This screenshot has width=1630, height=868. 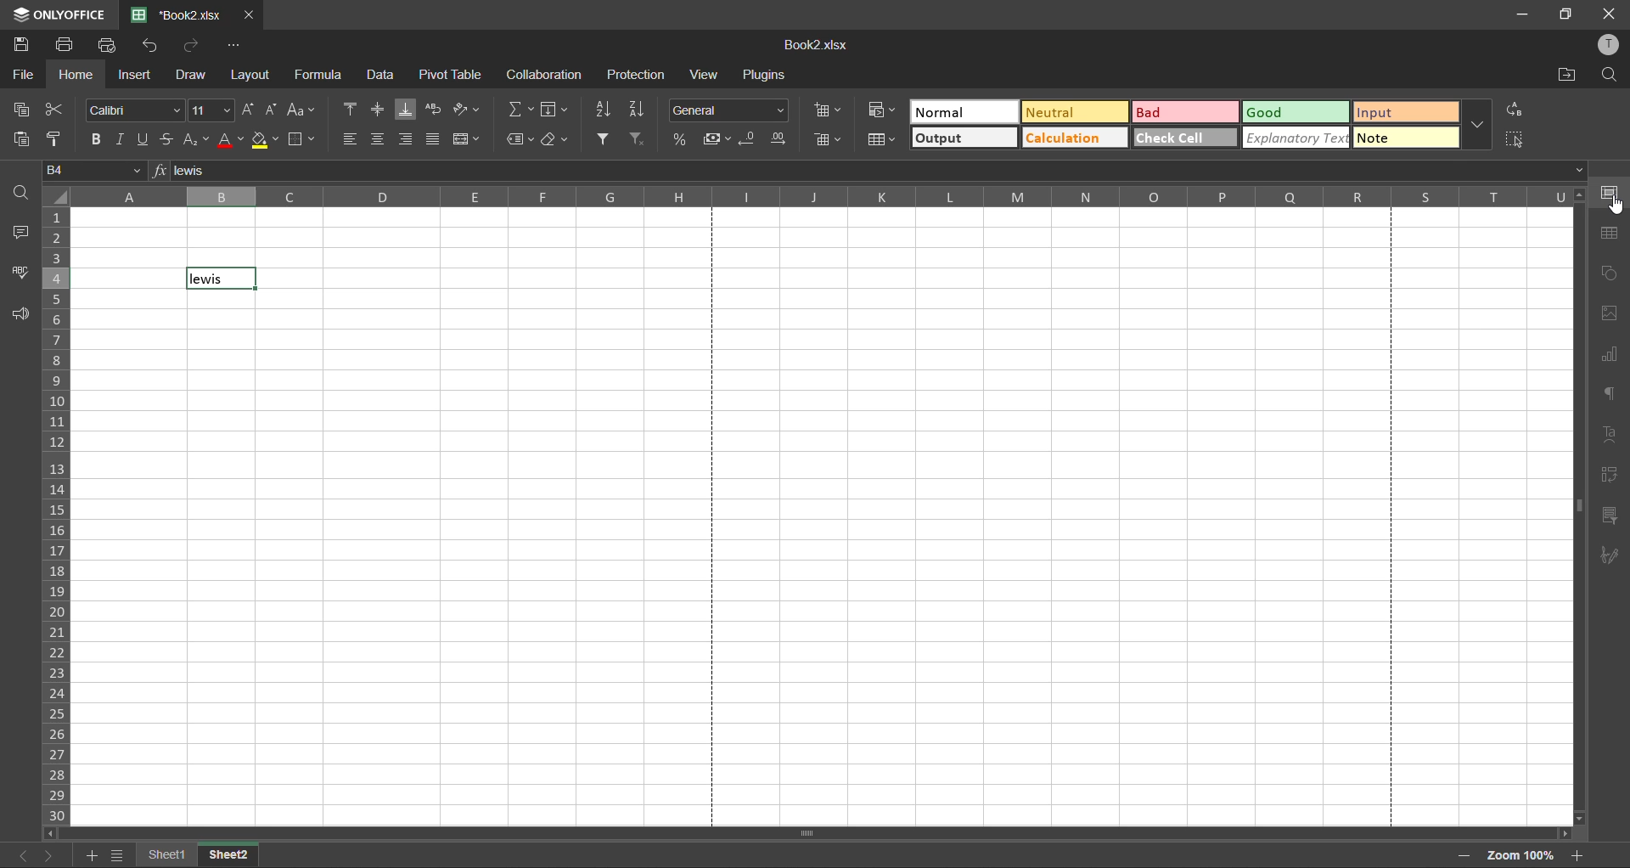 What do you see at coordinates (193, 76) in the screenshot?
I see `draw` at bounding box center [193, 76].